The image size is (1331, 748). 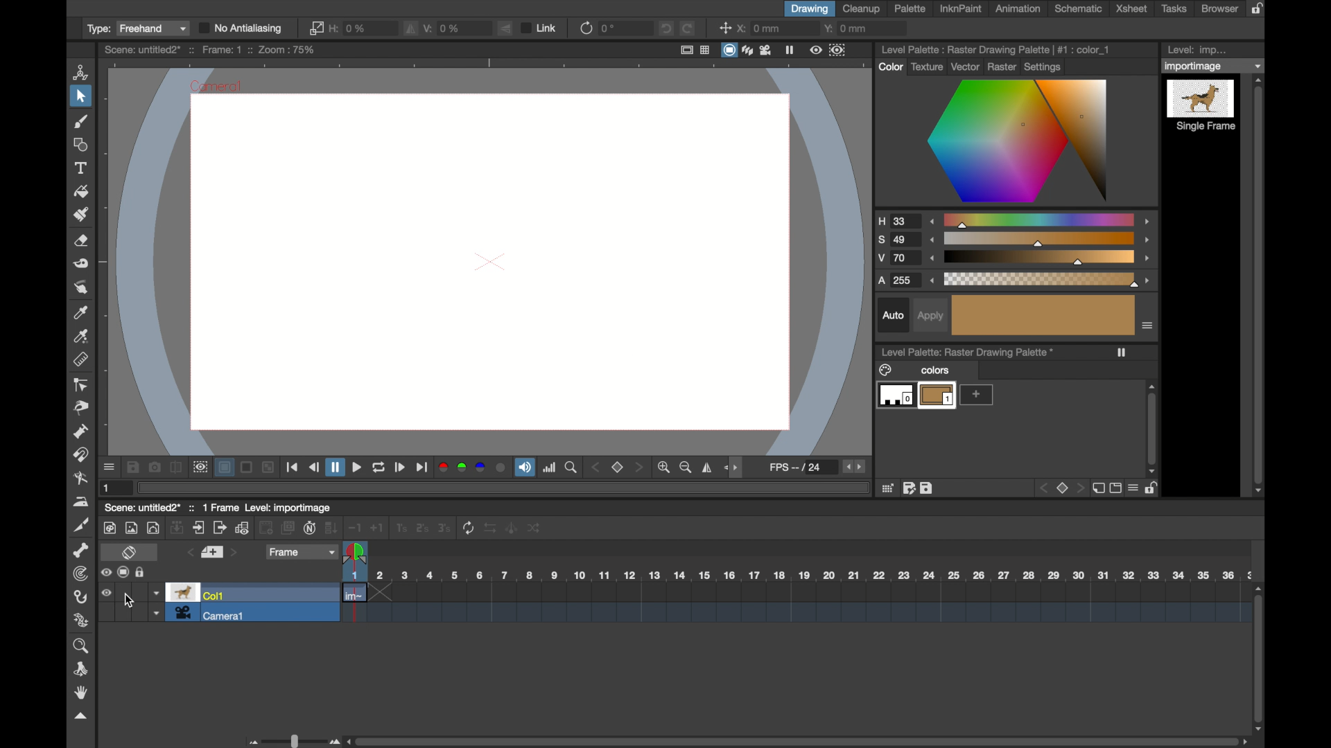 What do you see at coordinates (80, 479) in the screenshot?
I see `blender tool` at bounding box center [80, 479].